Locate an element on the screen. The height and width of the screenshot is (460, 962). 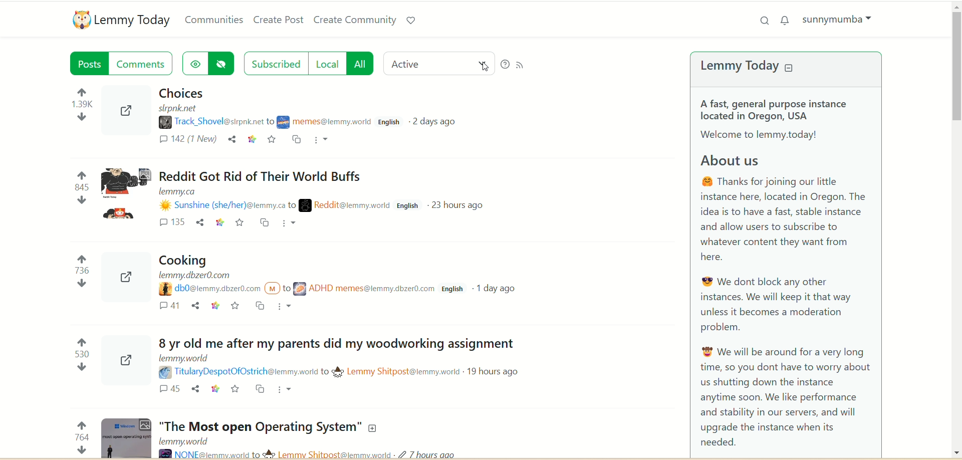
1 day ago is located at coordinates (496, 290).